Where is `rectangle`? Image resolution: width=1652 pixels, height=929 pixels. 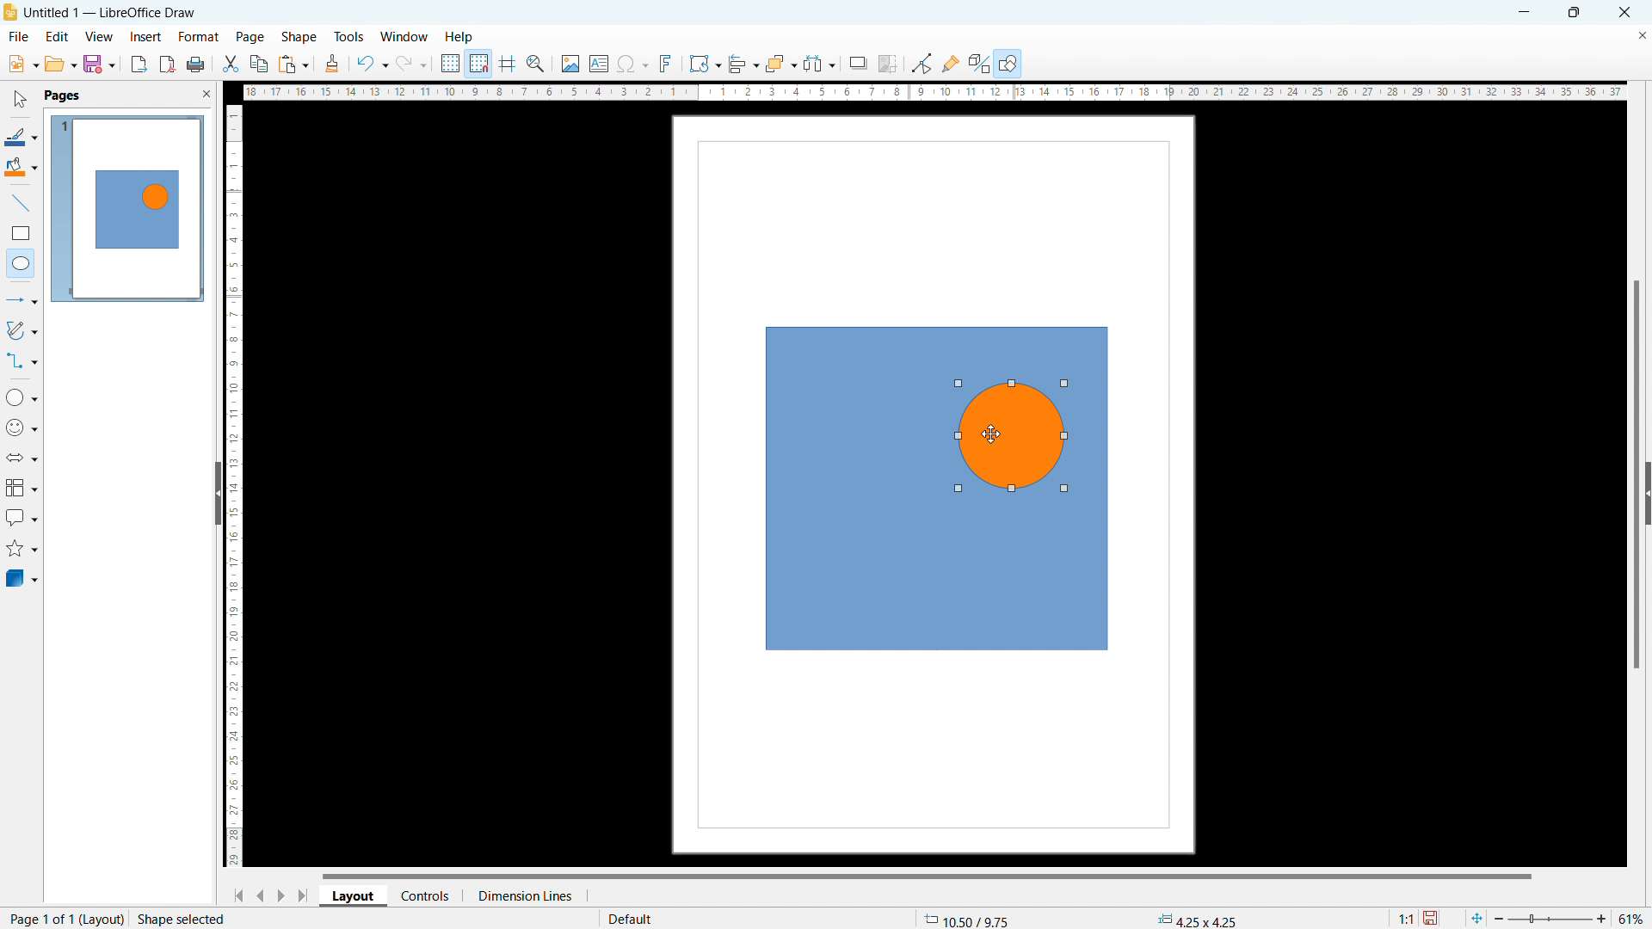
rectangle is located at coordinates (21, 233).